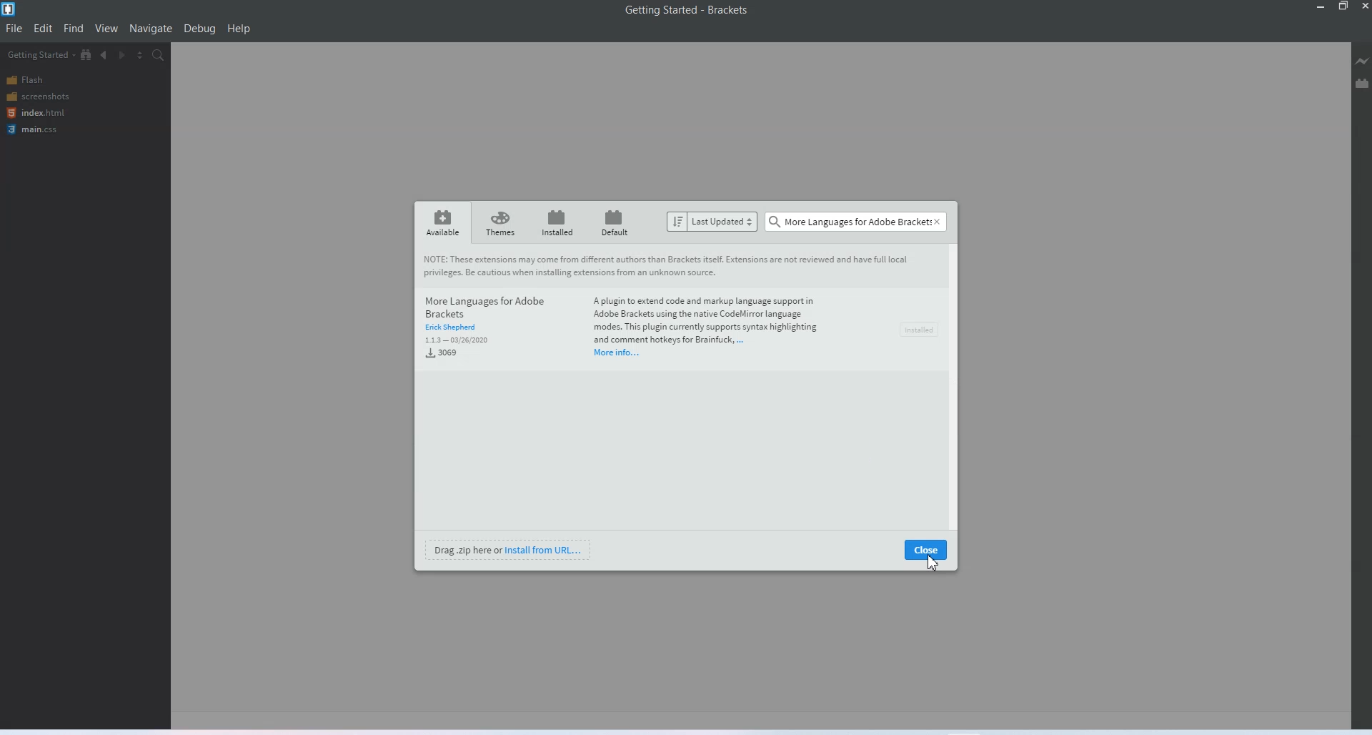 The height and width of the screenshot is (735, 1372). Describe the element at coordinates (239, 29) in the screenshot. I see `Help` at that location.